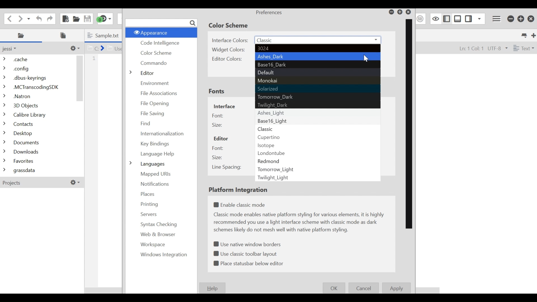 The image size is (537, 302). Describe the element at coordinates (533, 35) in the screenshot. I see `New Tab` at that location.